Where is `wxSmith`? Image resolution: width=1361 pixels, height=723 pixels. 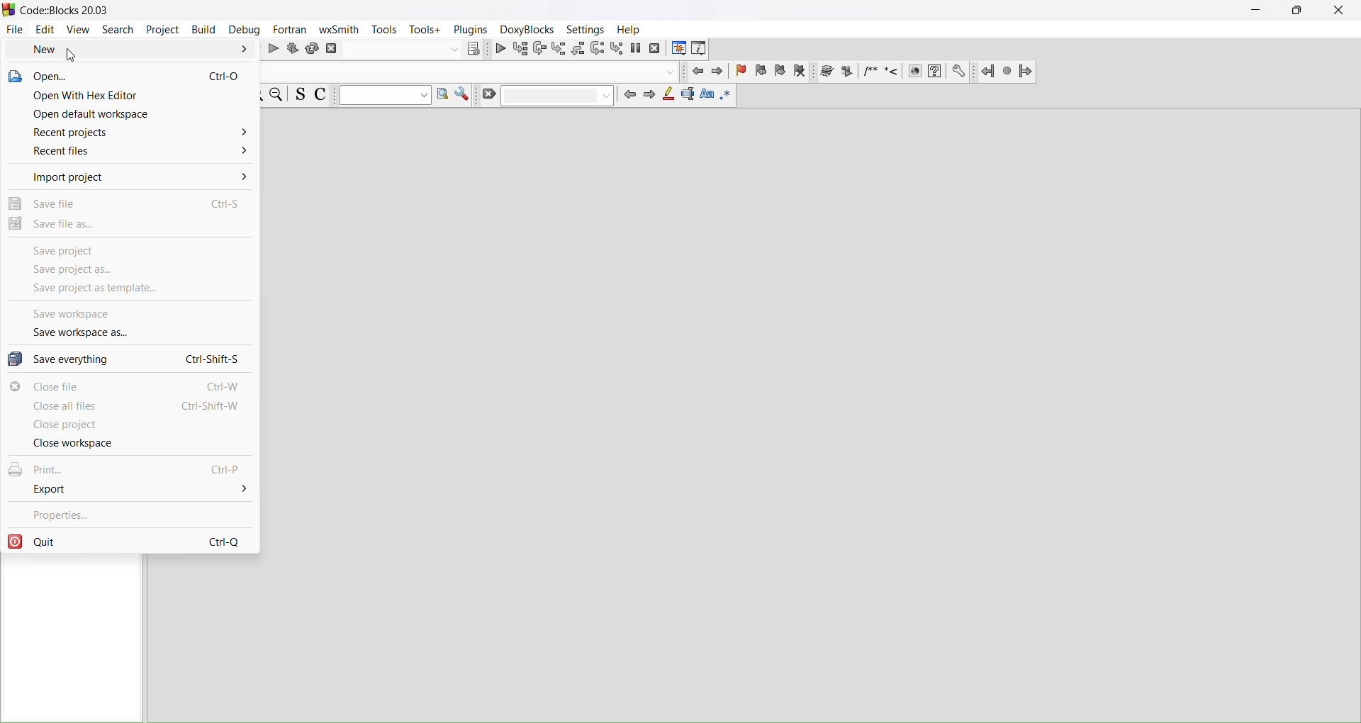 wxSmith is located at coordinates (338, 30).